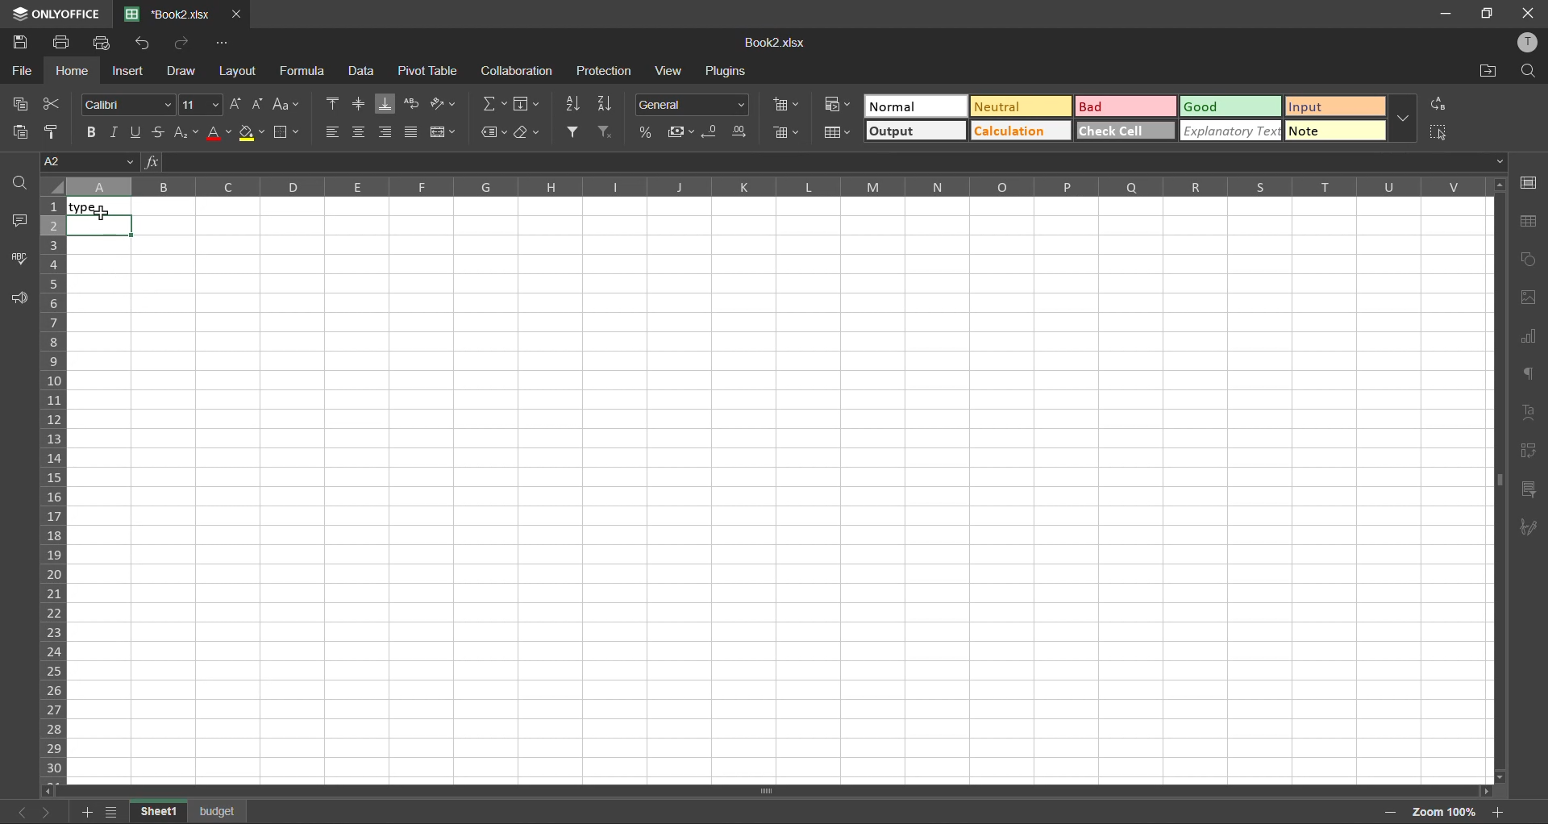 The width and height of the screenshot is (1548, 824). What do you see at coordinates (144, 44) in the screenshot?
I see `undo` at bounding box center [144, 44].